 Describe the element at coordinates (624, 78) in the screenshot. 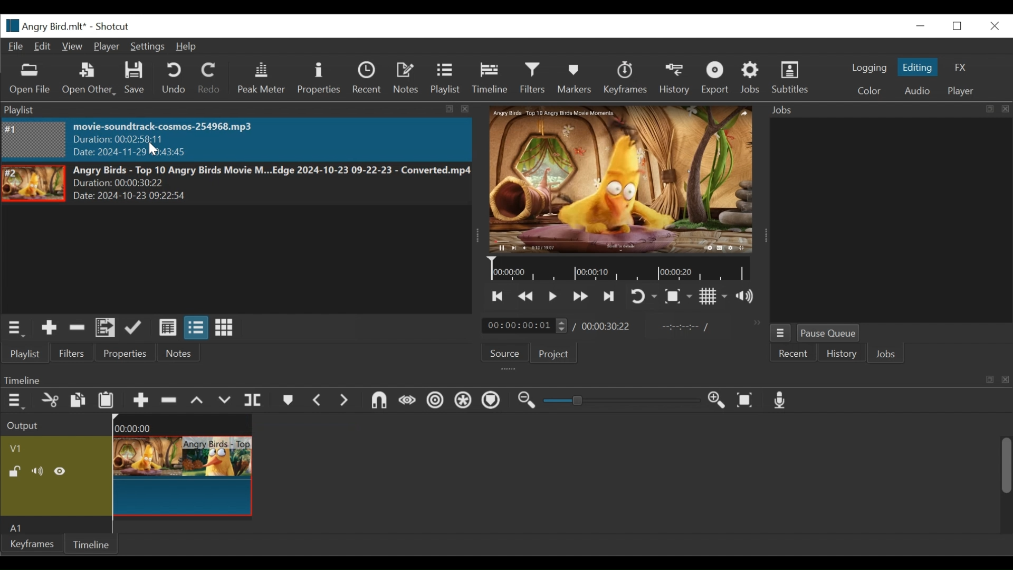

I see `Keyframes` at that location.